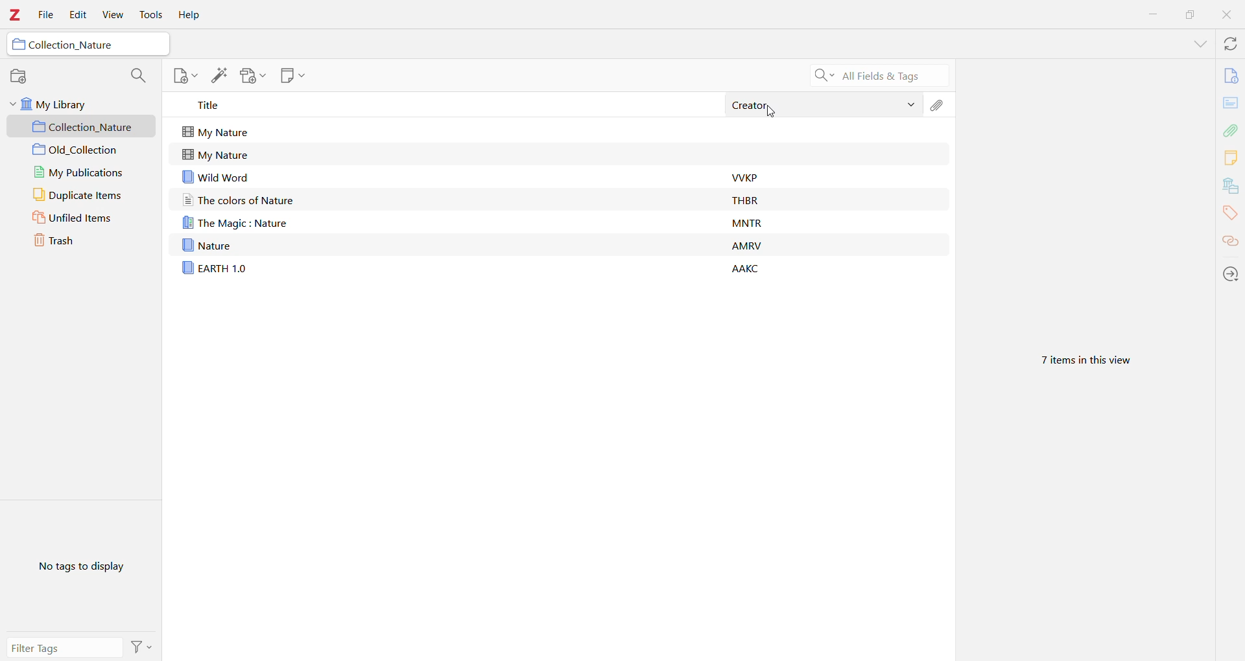 The height and width of the screenshot is (661, 1245). I want to click on Nature, so click(213, 245).